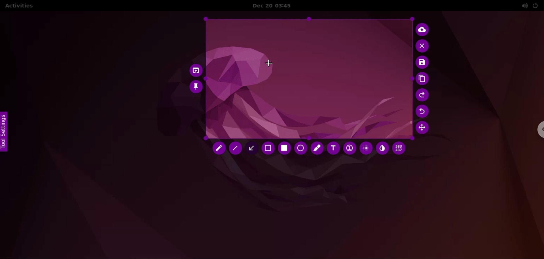 The width and height of the screenshot is (544, 259). What do you see at coordinates (423, 111) in the screenshot?
I see `undo` at bounding box center [423, 111].